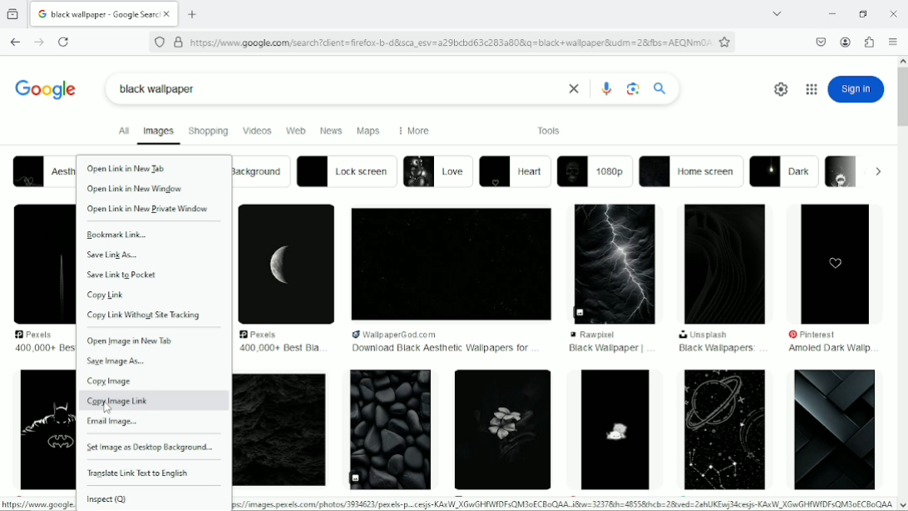  Describe the element at coordinates (864, 13) in the screenshot. I see `restore down` at that location.